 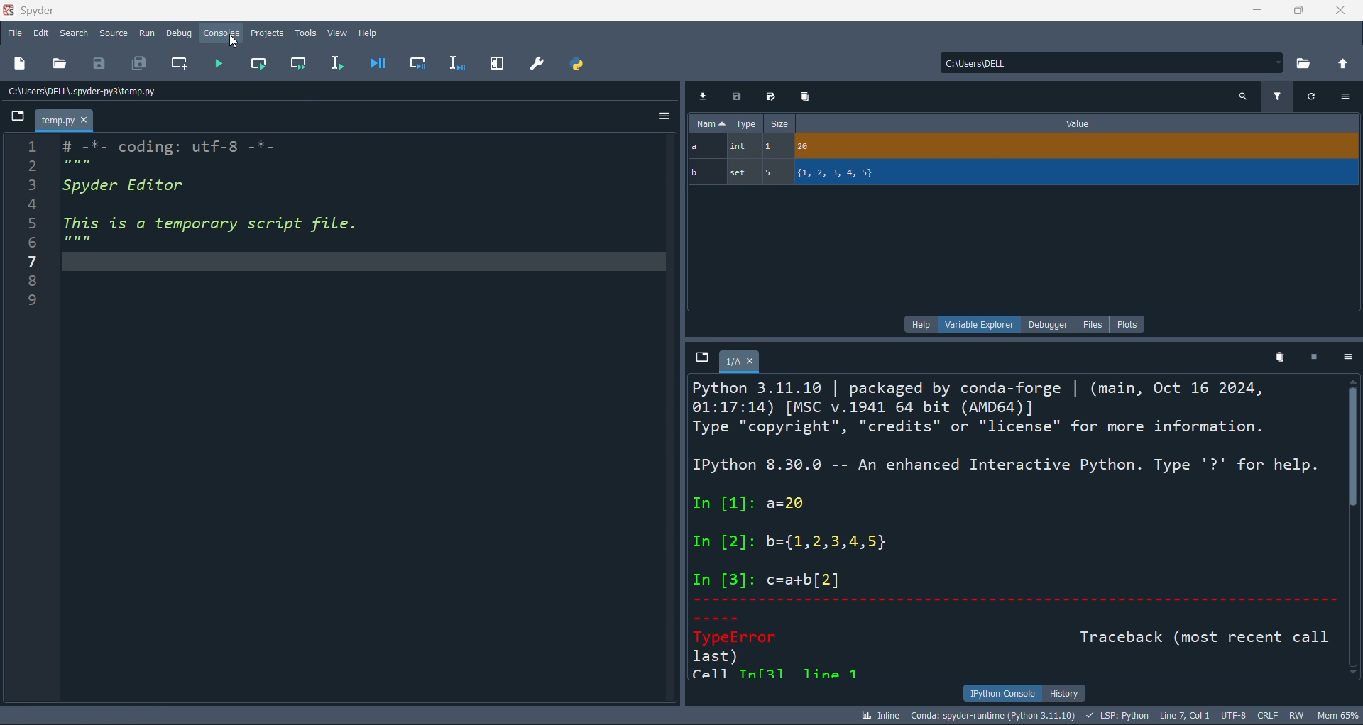 What do you see at coordinates (784, 123) in the screenshot?
I see `size` at bounding box center [784, 123].